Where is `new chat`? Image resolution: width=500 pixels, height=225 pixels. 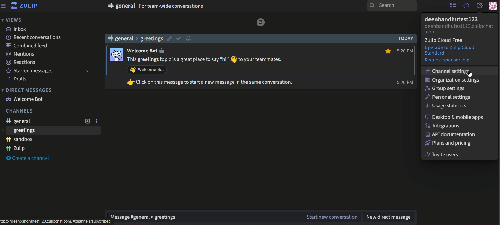 new chat is located at coordinates (331, 217).